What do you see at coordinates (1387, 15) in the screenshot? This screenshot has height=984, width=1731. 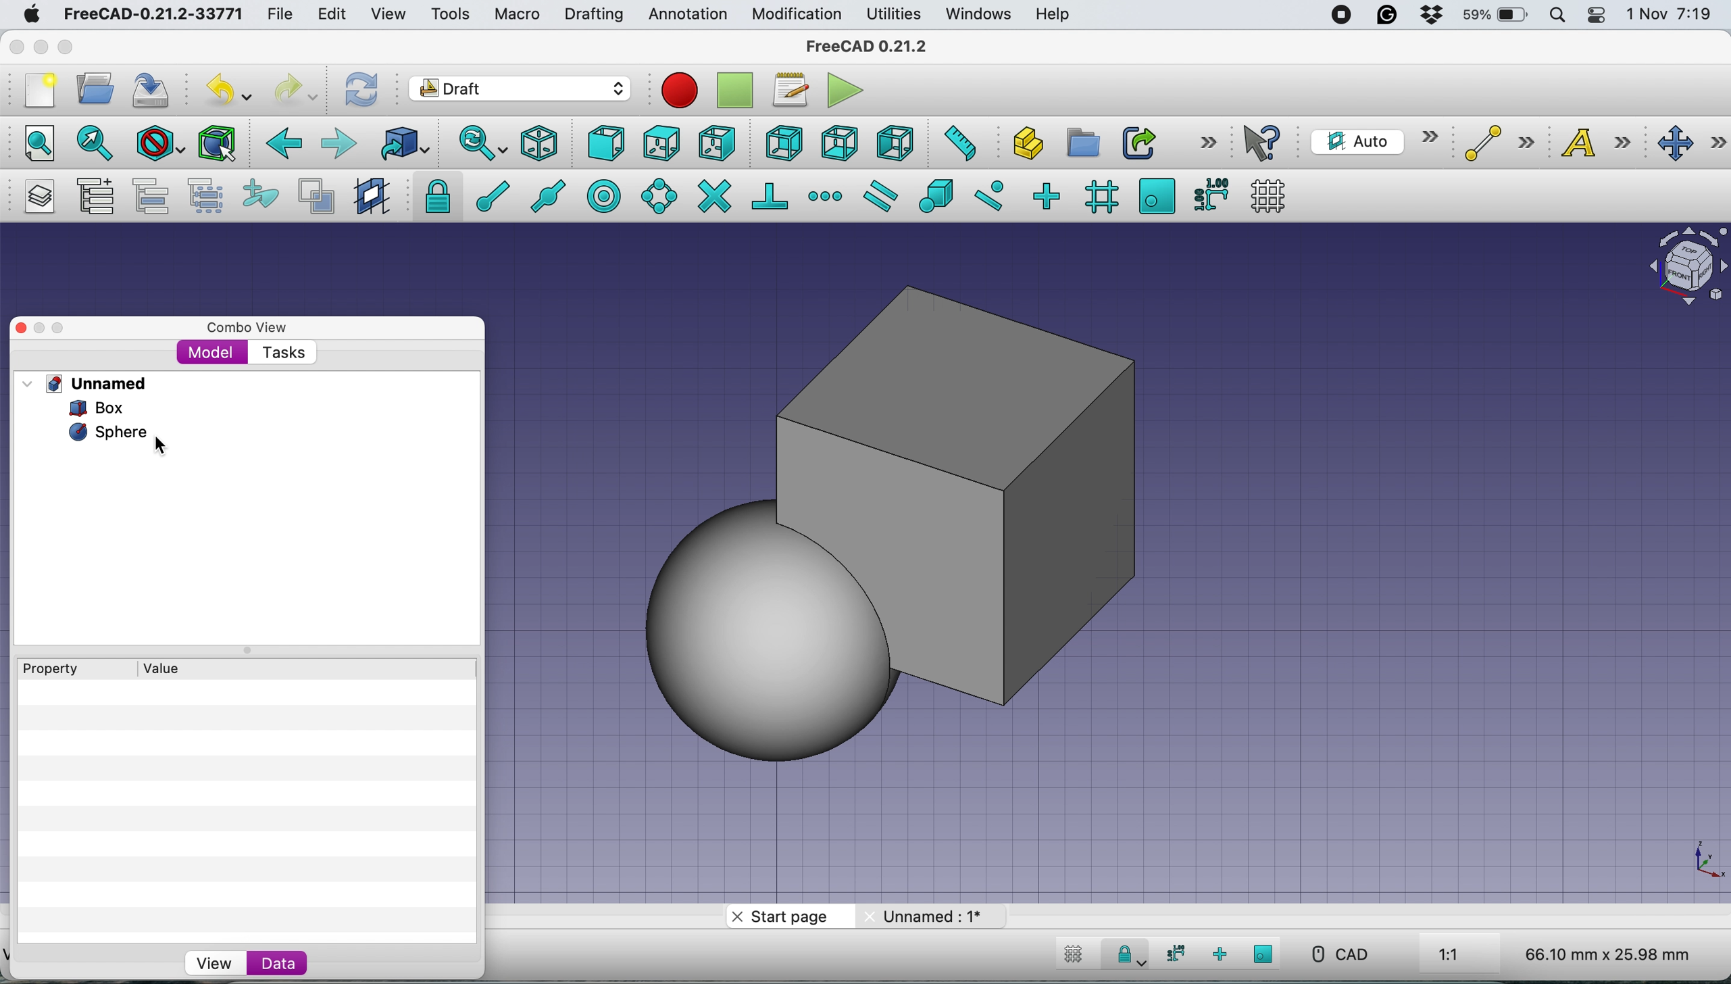 I see `grammarly` at bounding box center [1387, 15].